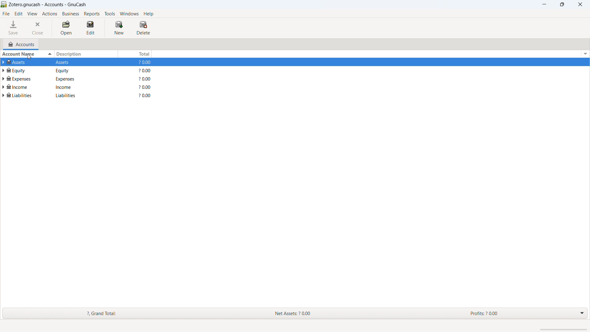 The image size is (590, 332). I want to click on reports, so click(92, 14).